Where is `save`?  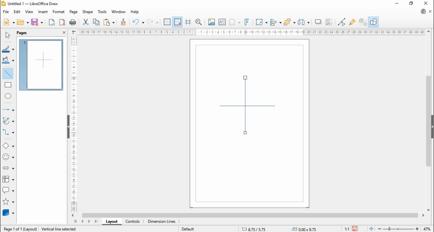 save is located at coordinates (355, 229).